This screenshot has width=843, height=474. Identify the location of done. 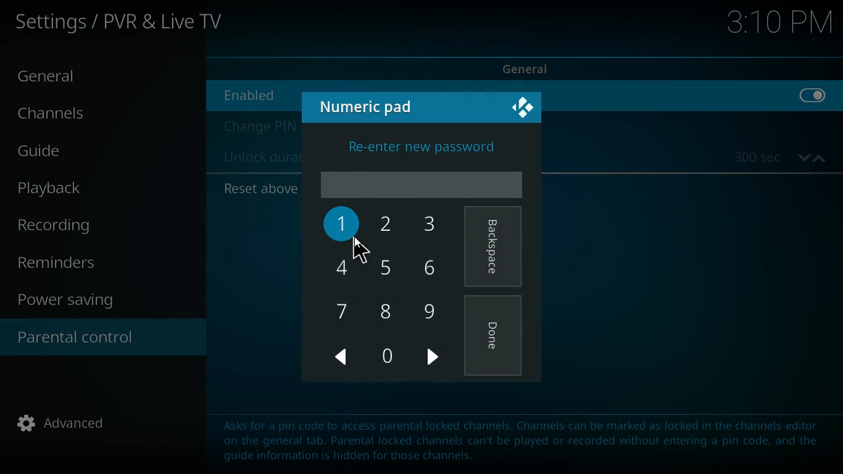
(494, 336).